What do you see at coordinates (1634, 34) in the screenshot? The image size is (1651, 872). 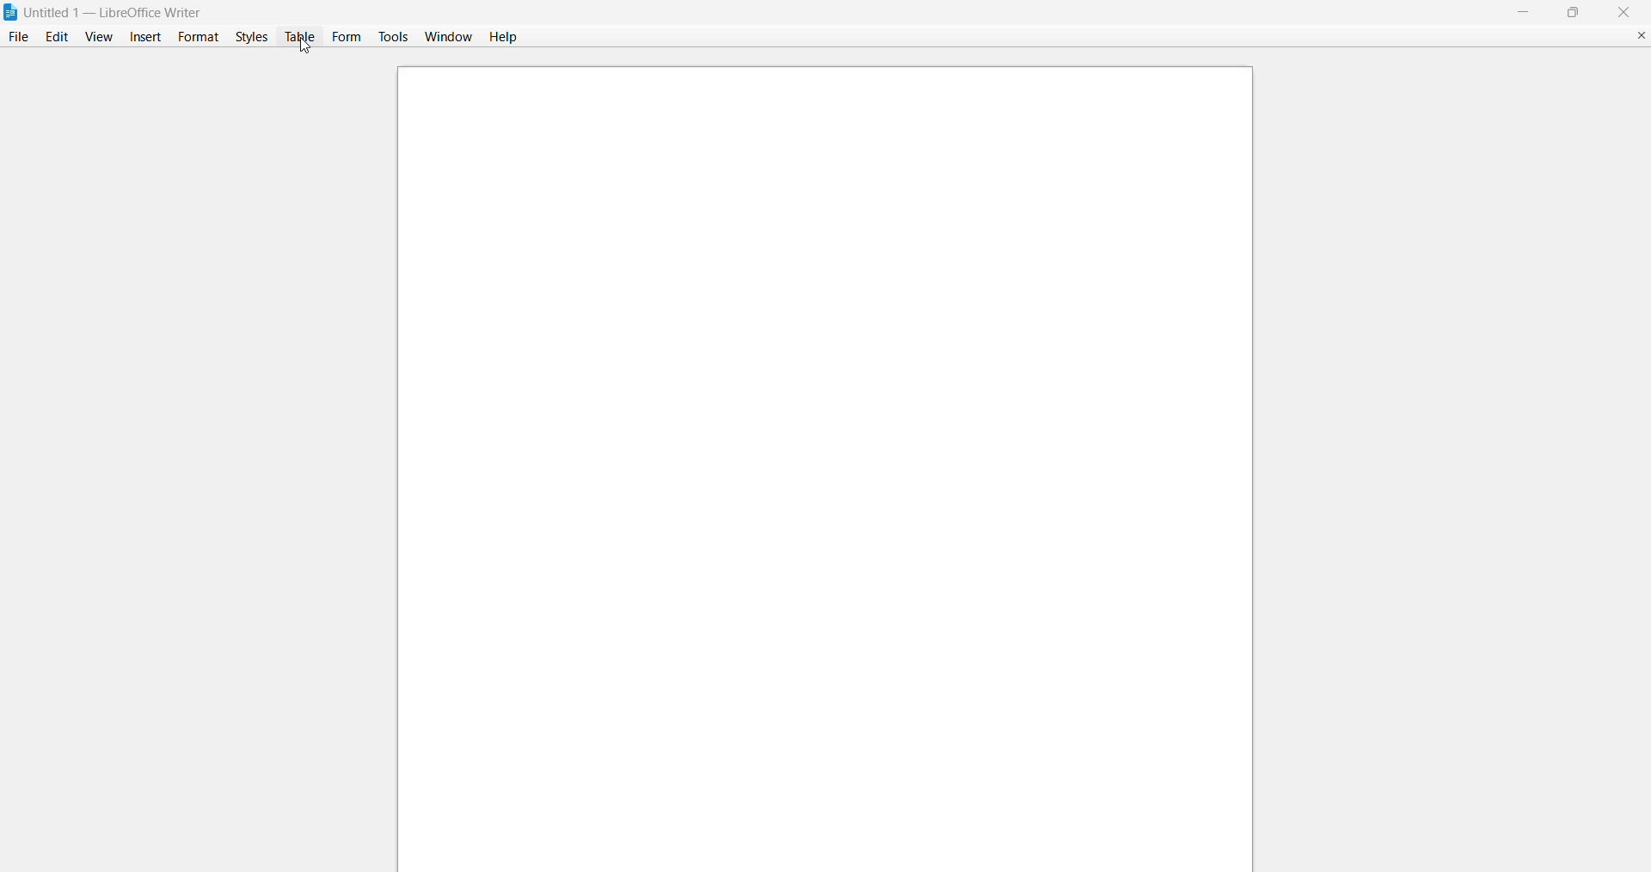 I see `close document` at bounding box center [1634, 34].